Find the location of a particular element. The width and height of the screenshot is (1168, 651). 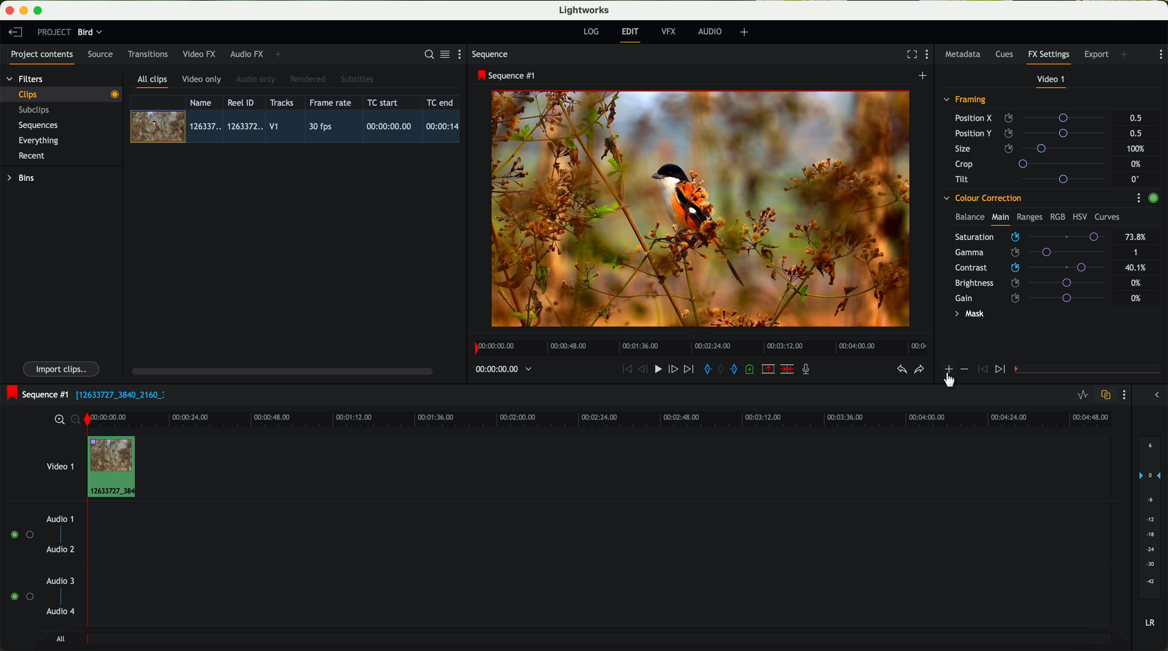

export is located at coordinates (1097, 55).